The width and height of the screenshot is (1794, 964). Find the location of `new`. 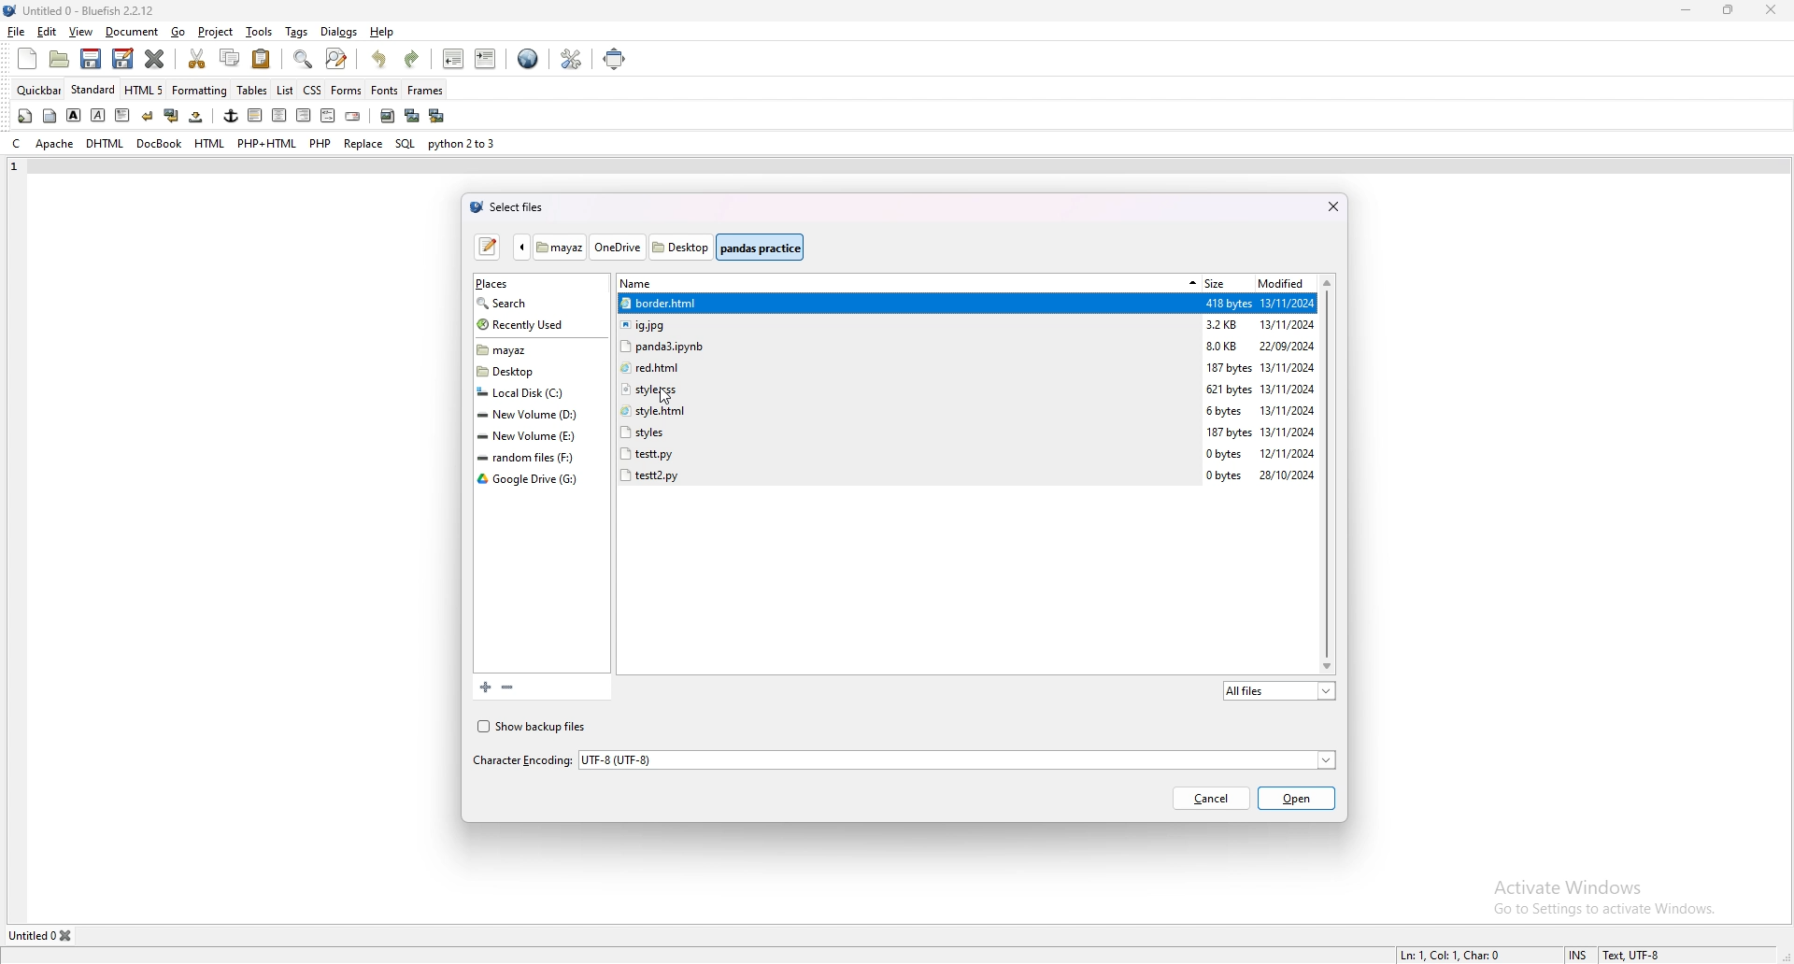

new is located at coordinates (27, 59).